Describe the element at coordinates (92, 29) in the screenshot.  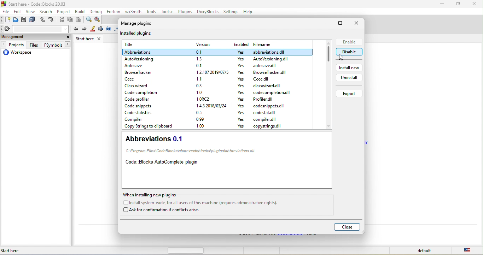
I see `highlight` at that location.